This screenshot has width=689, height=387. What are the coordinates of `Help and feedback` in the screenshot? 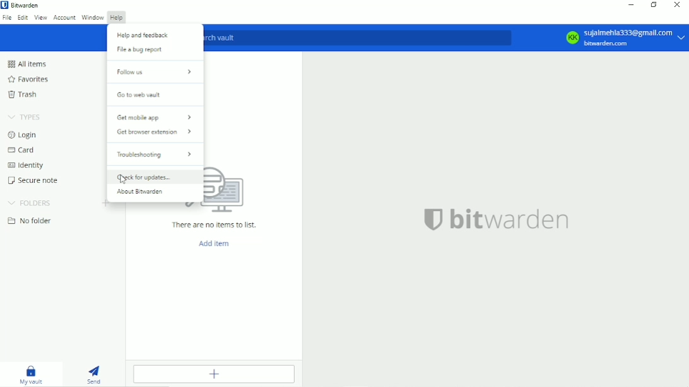 It's located at (144, 36).